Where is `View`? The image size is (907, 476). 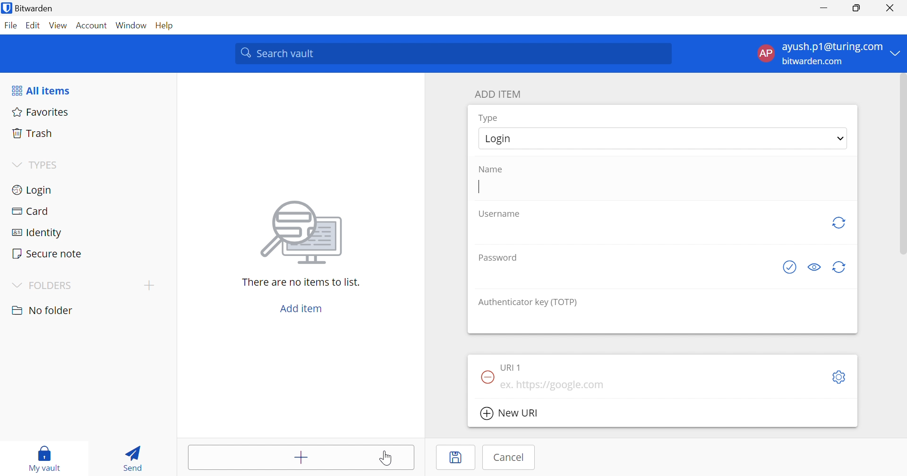
View is located at coordinates (59, 25).